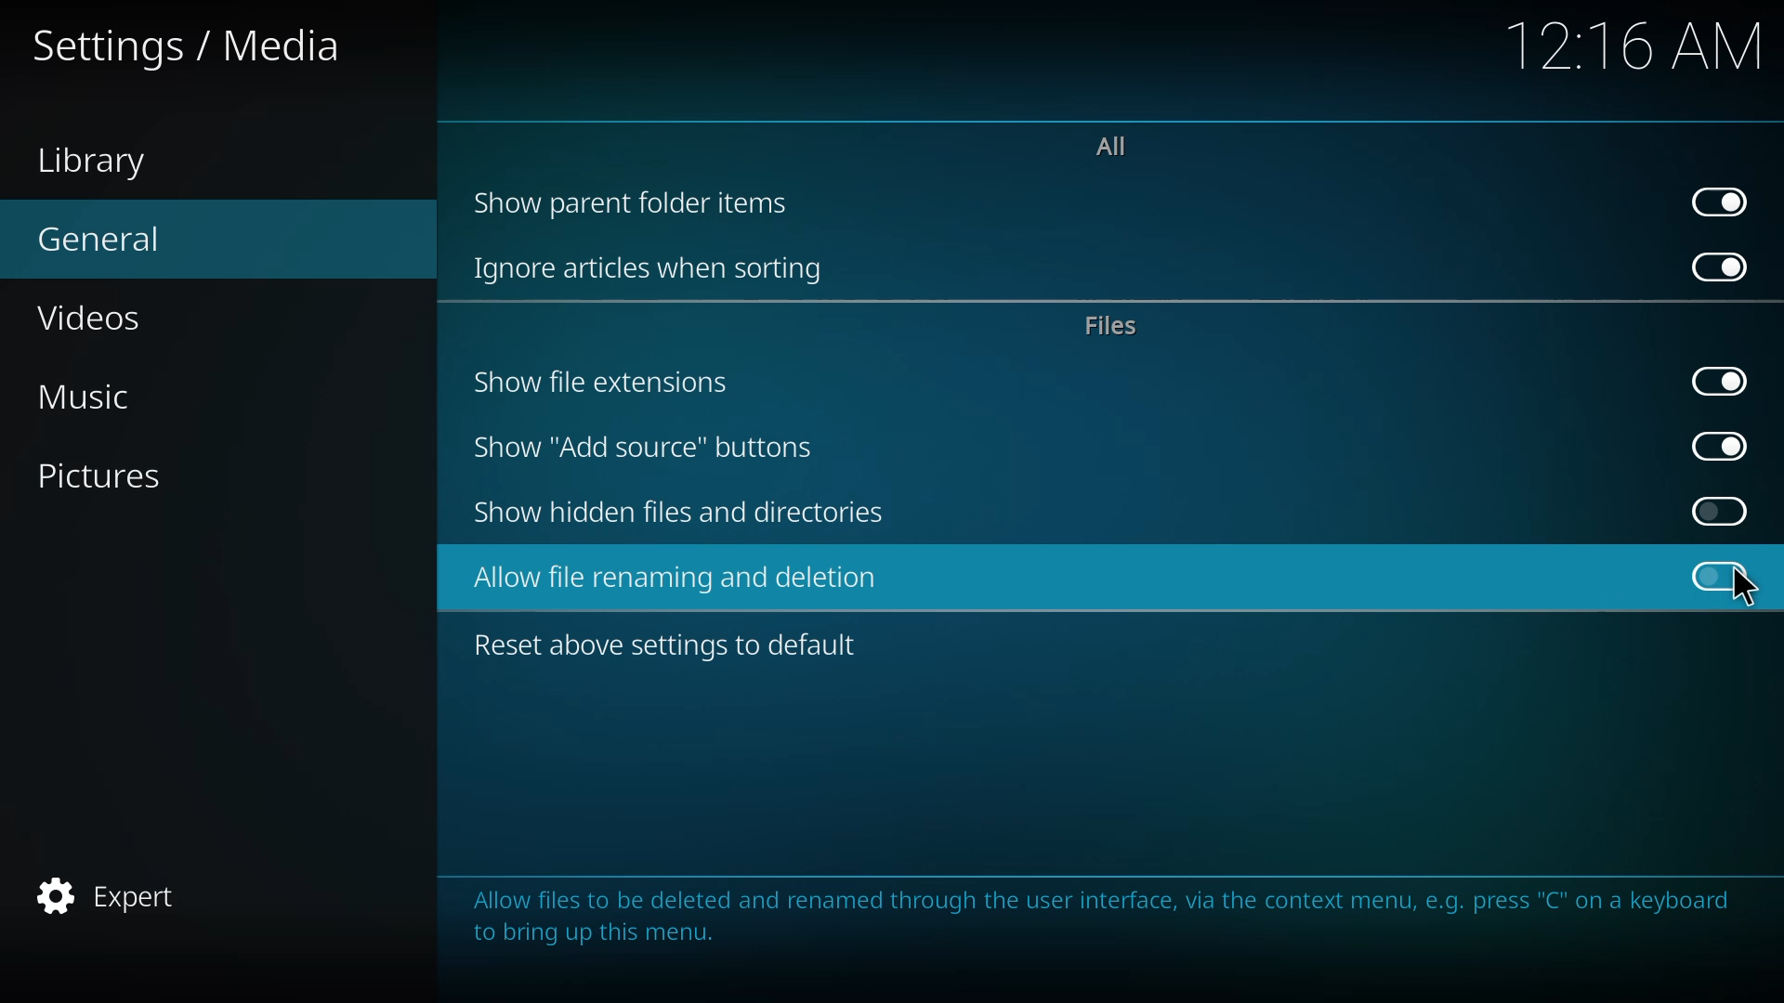  Describe the element at coordinates (1739, 592) in the screenshot. I see `cursor` at that location.